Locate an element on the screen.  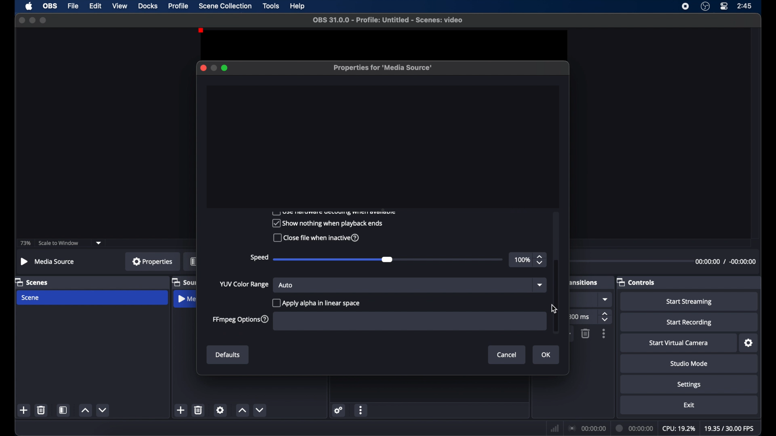
minimize is located at coordinates (213, 68).